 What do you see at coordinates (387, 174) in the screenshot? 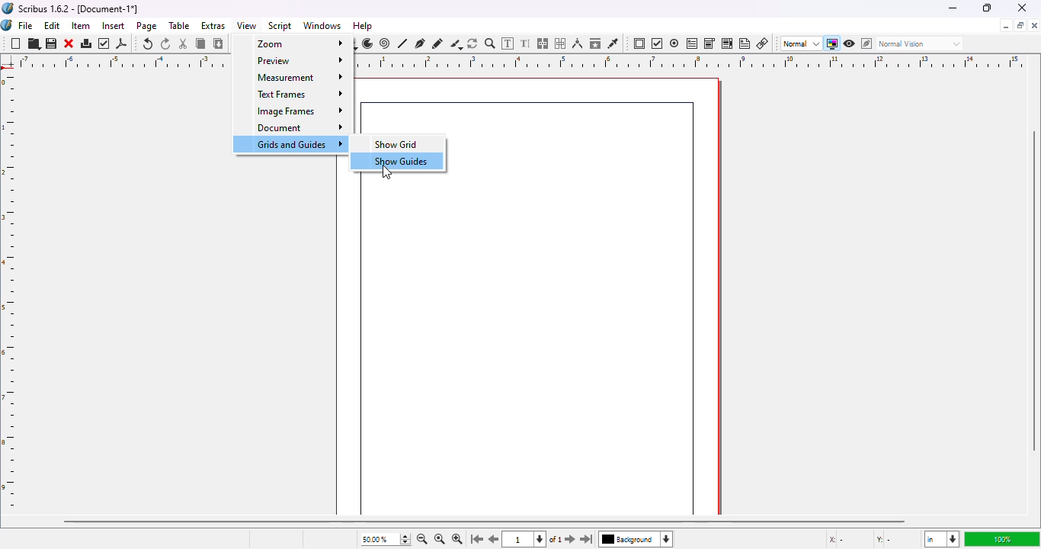
I see `cursor` at bounding box center [387, 174].